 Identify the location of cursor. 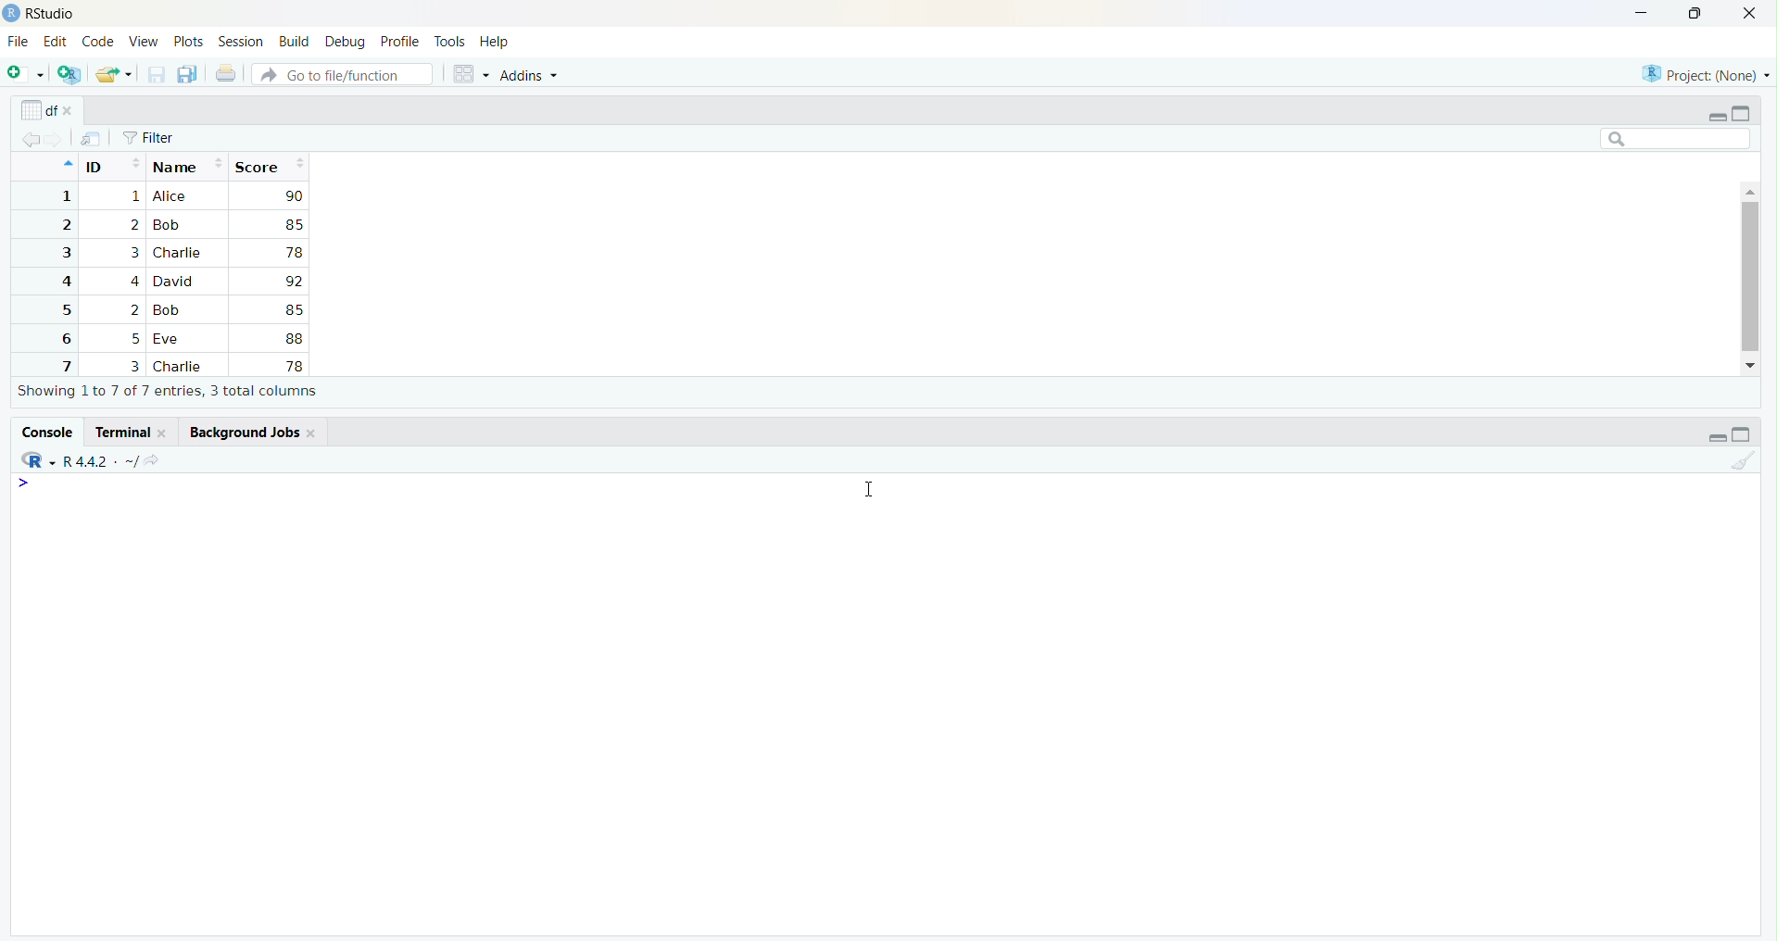
(865, 491).